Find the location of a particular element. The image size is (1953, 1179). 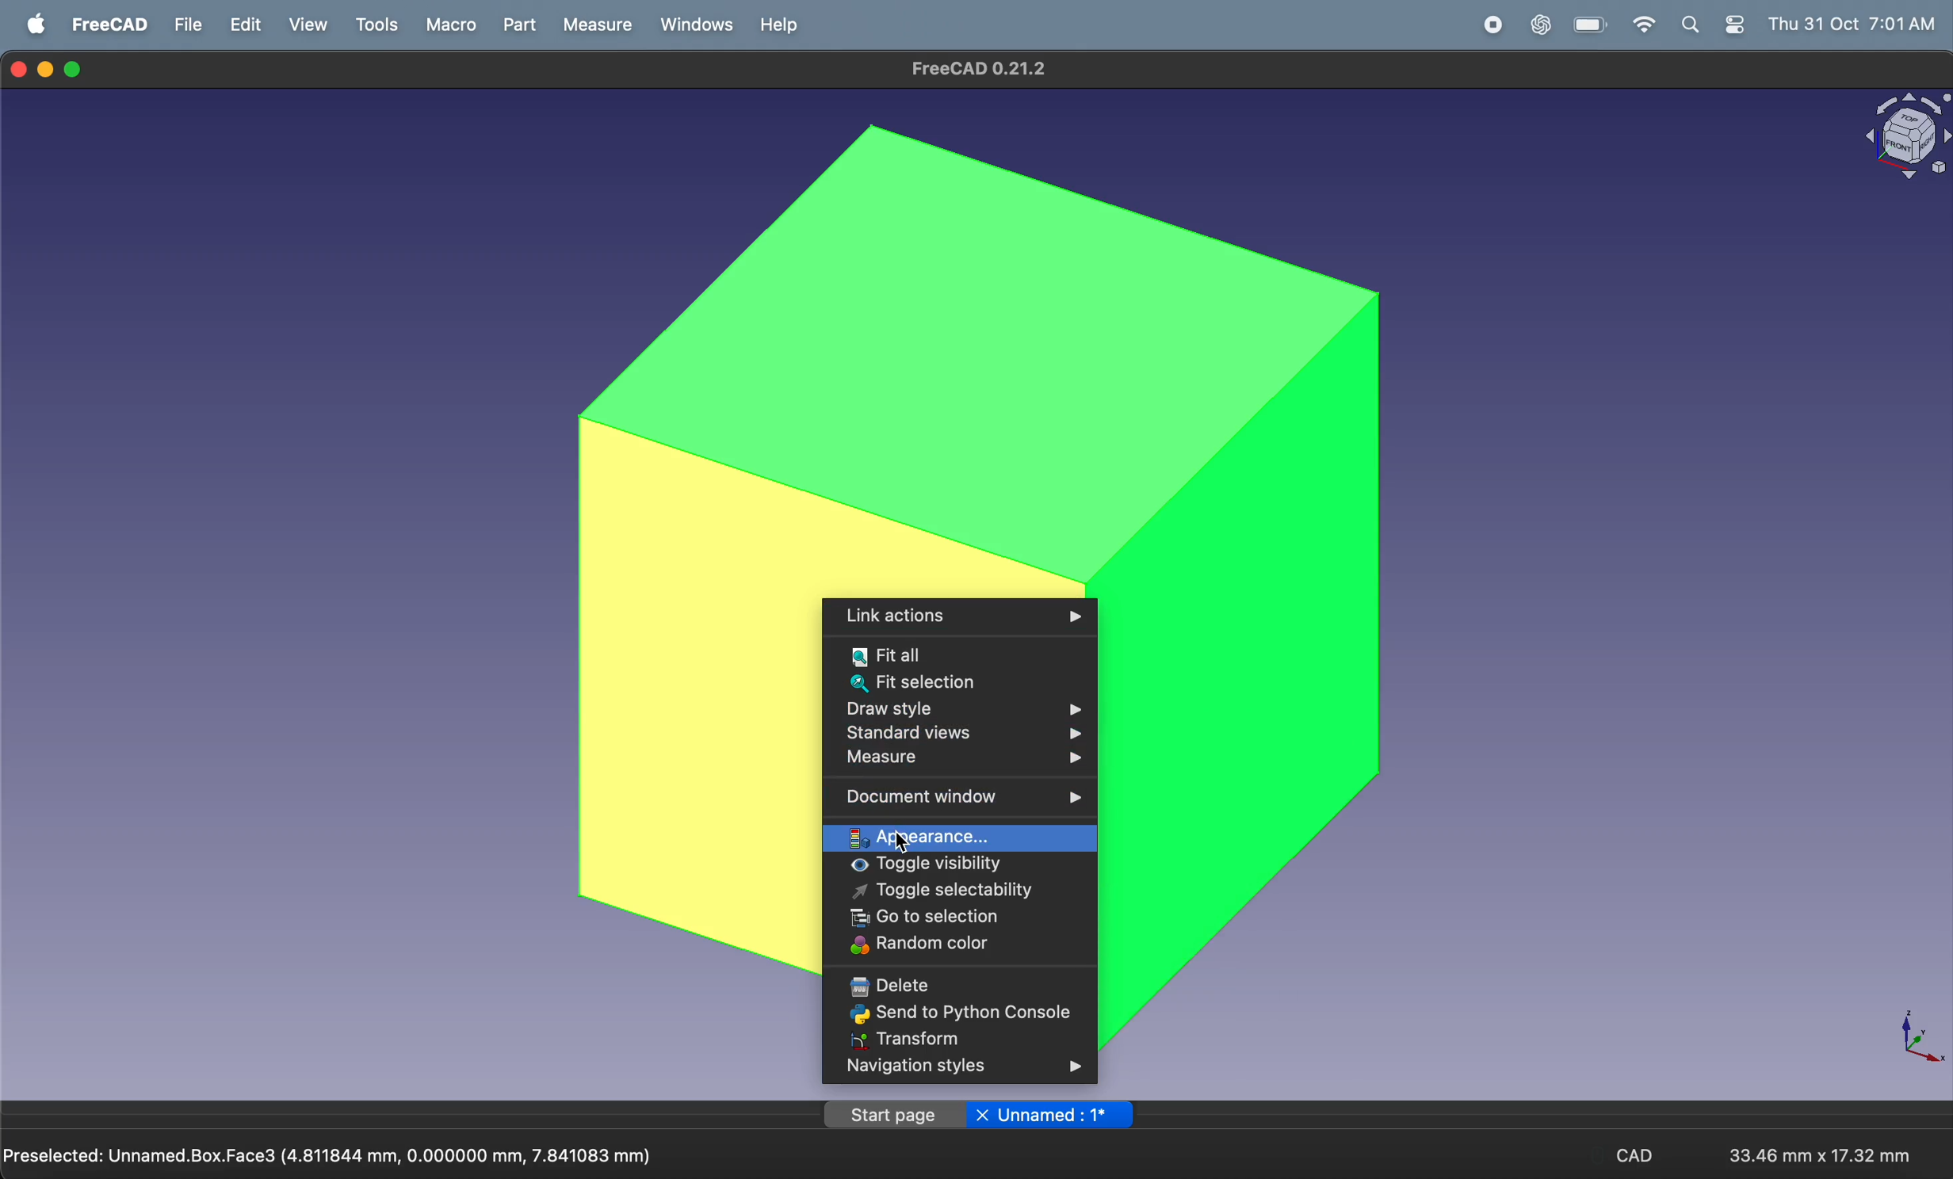

minimize is located at coordinates (48, 69).